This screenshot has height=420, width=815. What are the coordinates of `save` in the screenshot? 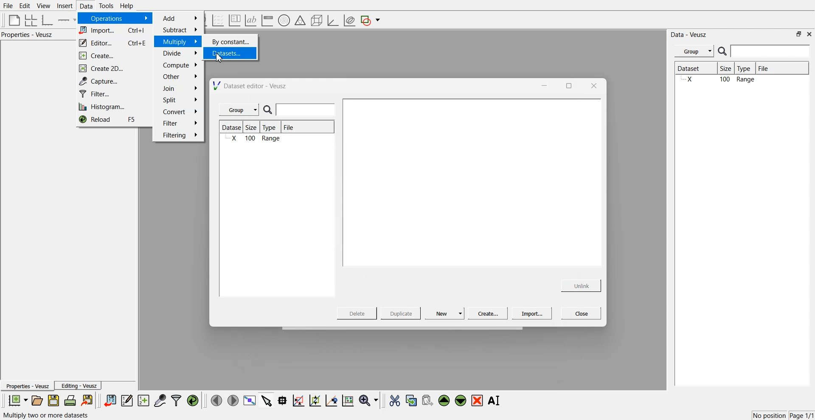 It's located at (55, 400).